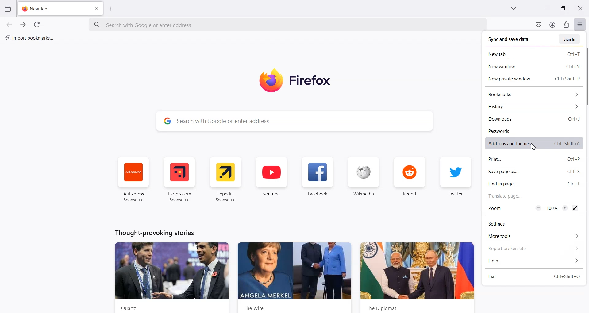  What do you see at coordinates (111, 9) in the screenshot?
I see `Add New Tab` at bounding box center [111, 9].